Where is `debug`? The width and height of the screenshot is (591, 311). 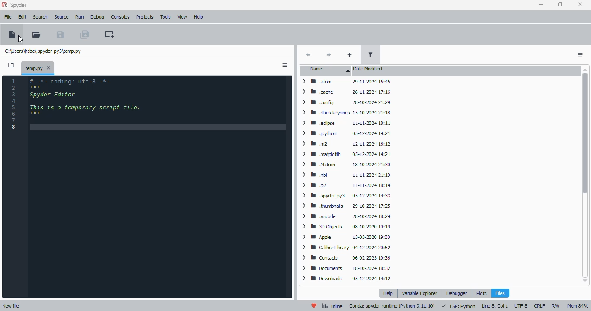 debug is located at coordinates (97, 17).